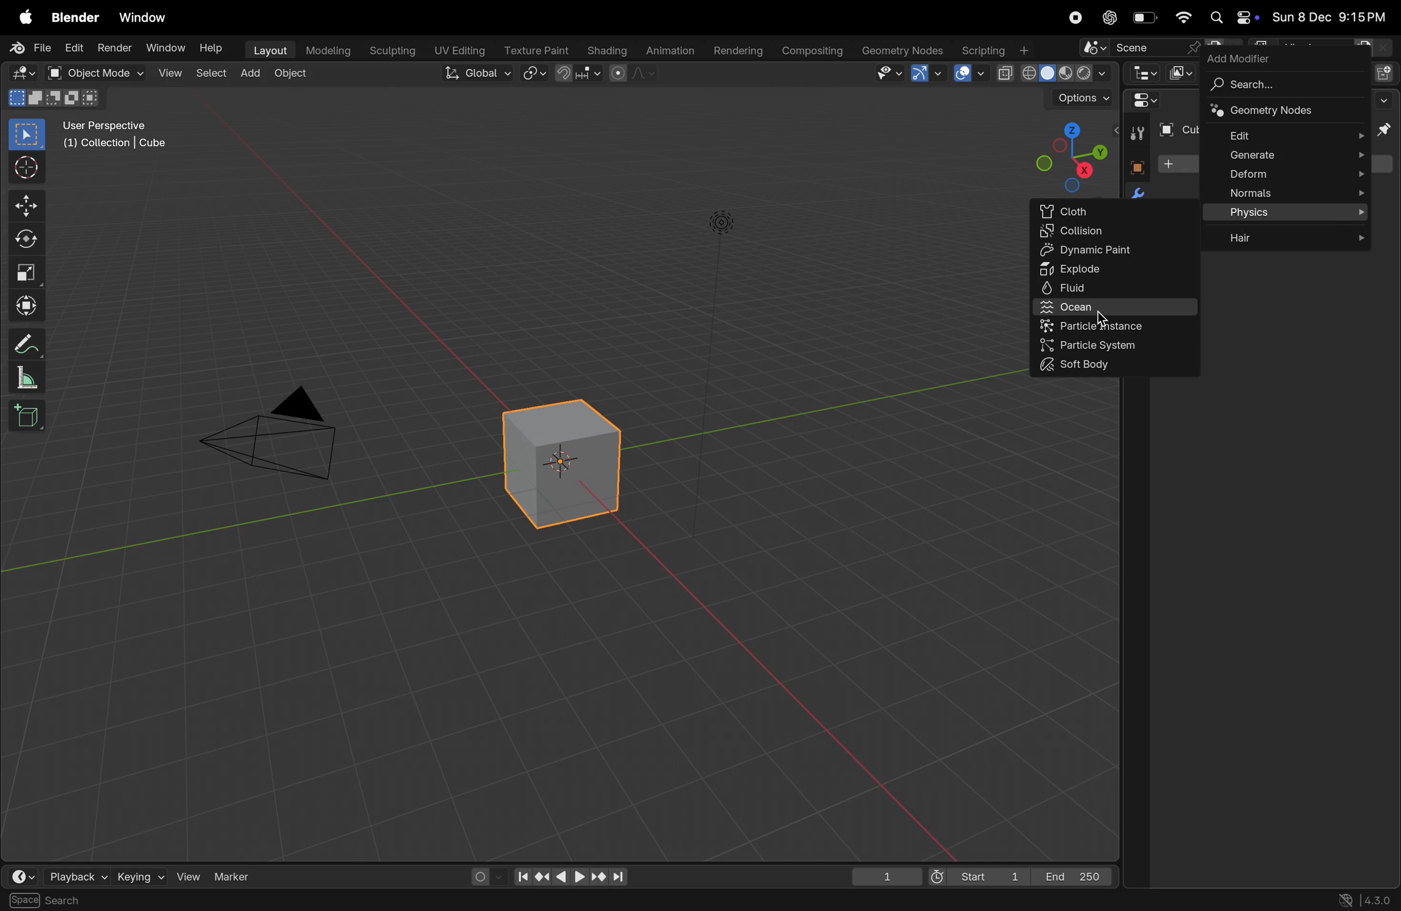  What do you see at coordinates (26, 380) in the screenshot?
I see `measure ` at bounding box center [26, 380].